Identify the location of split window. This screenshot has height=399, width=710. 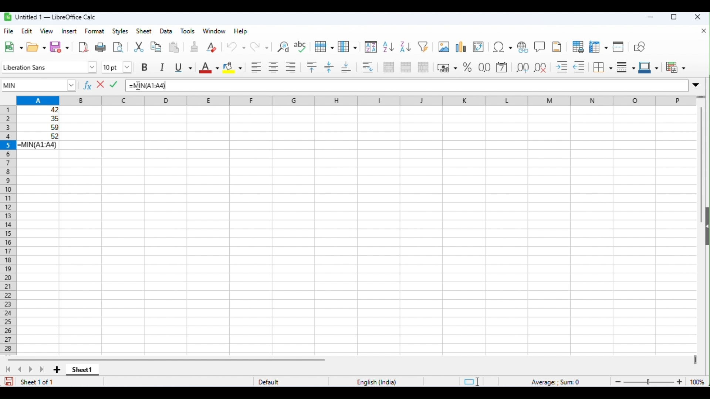
(619, 47).